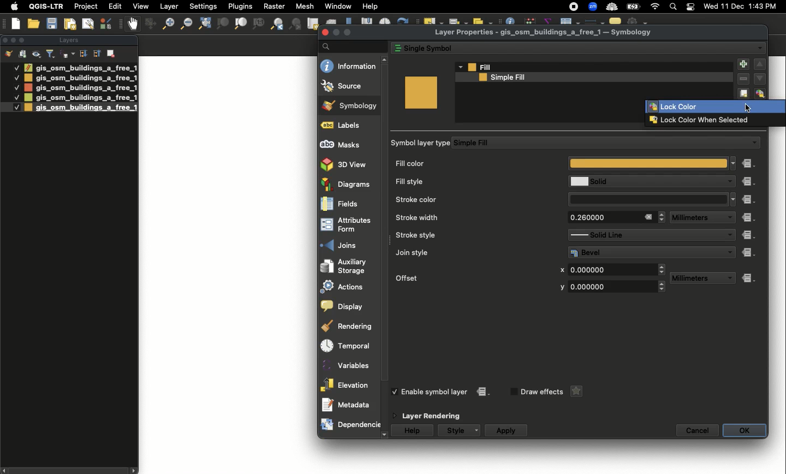 This screenshot has height=474, width=786. Describe the element at coordinates (16, 87) in the screenshot. I see `Checked` at that location.